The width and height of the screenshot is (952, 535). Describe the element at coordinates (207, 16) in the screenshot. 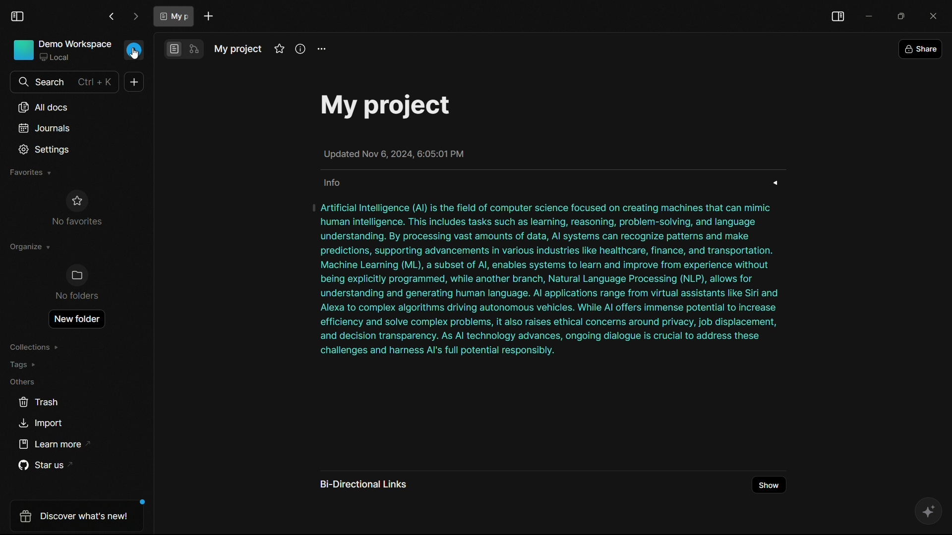

I see `new document` at that location.